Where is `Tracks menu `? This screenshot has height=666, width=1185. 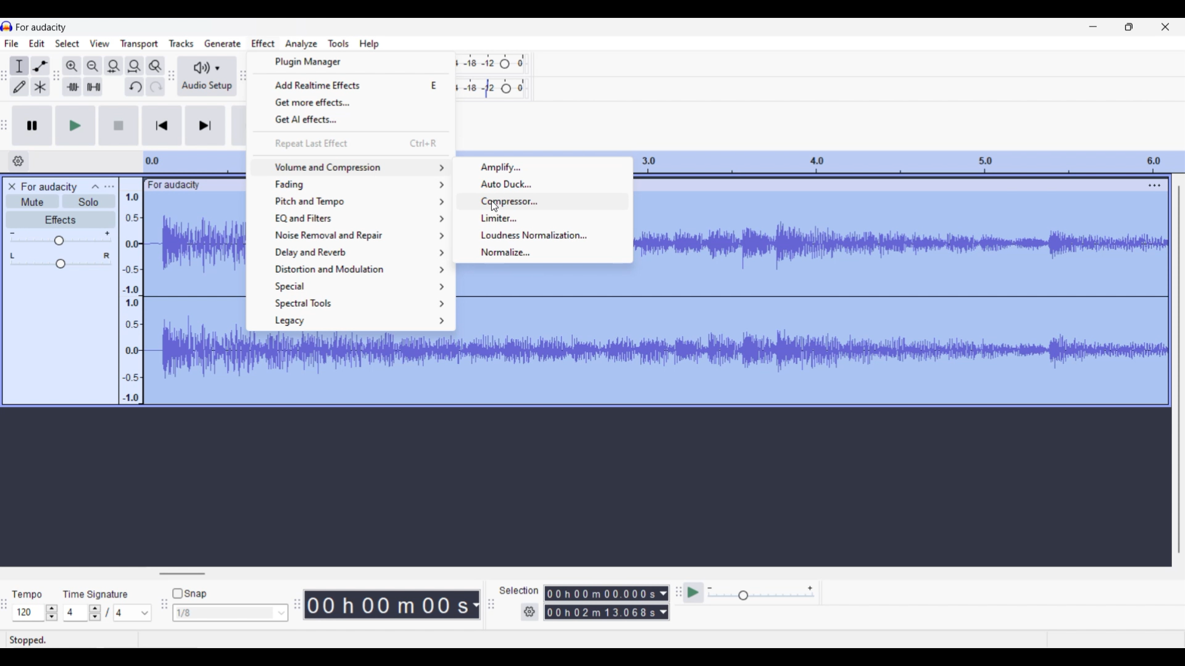 Tracks menu  is located at coordinates (181, 43).